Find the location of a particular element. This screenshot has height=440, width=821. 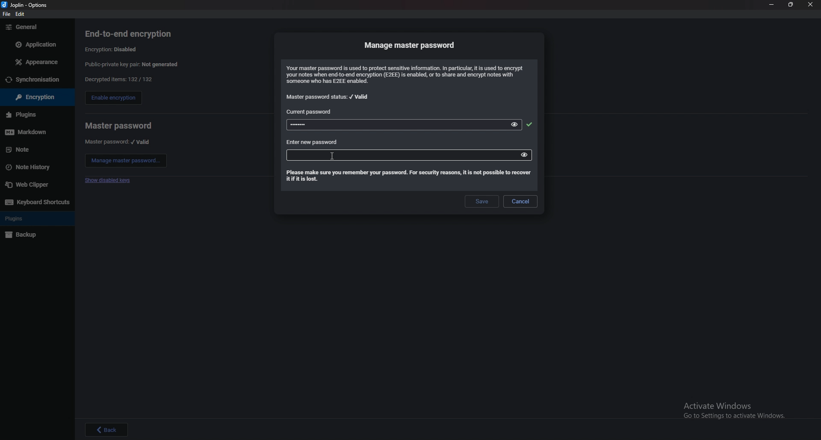

password is located at coordinates (389, 125).